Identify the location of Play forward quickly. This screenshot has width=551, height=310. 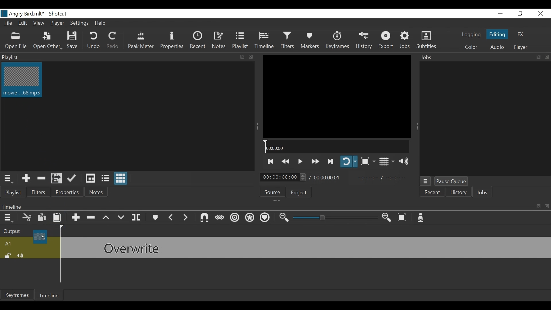
(331, 161).